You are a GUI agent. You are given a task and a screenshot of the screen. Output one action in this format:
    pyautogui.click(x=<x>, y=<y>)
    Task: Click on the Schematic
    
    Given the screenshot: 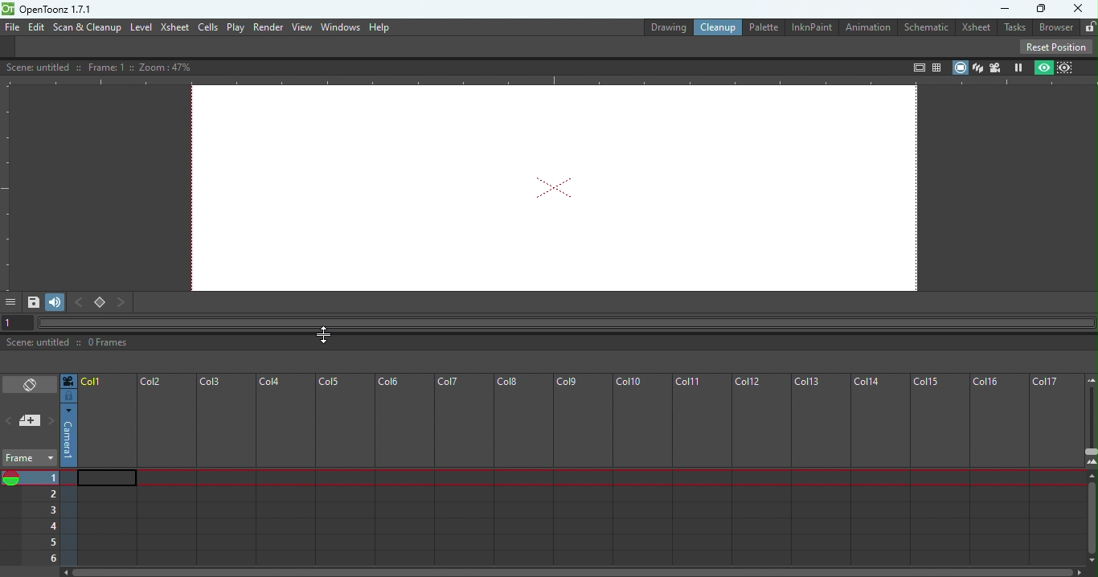 What is the action you would take?
    pyautogui.click(x=928, y=26)
    